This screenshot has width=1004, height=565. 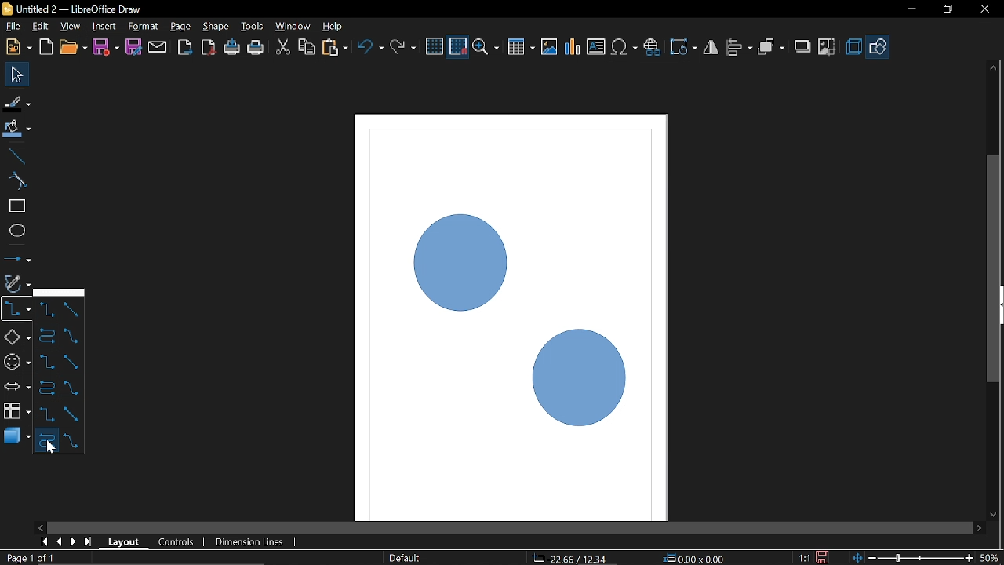 What do you see at coordinates (805, 557) in the screenshot?
I see `Scaling factor` at bounding box center [805, 557].